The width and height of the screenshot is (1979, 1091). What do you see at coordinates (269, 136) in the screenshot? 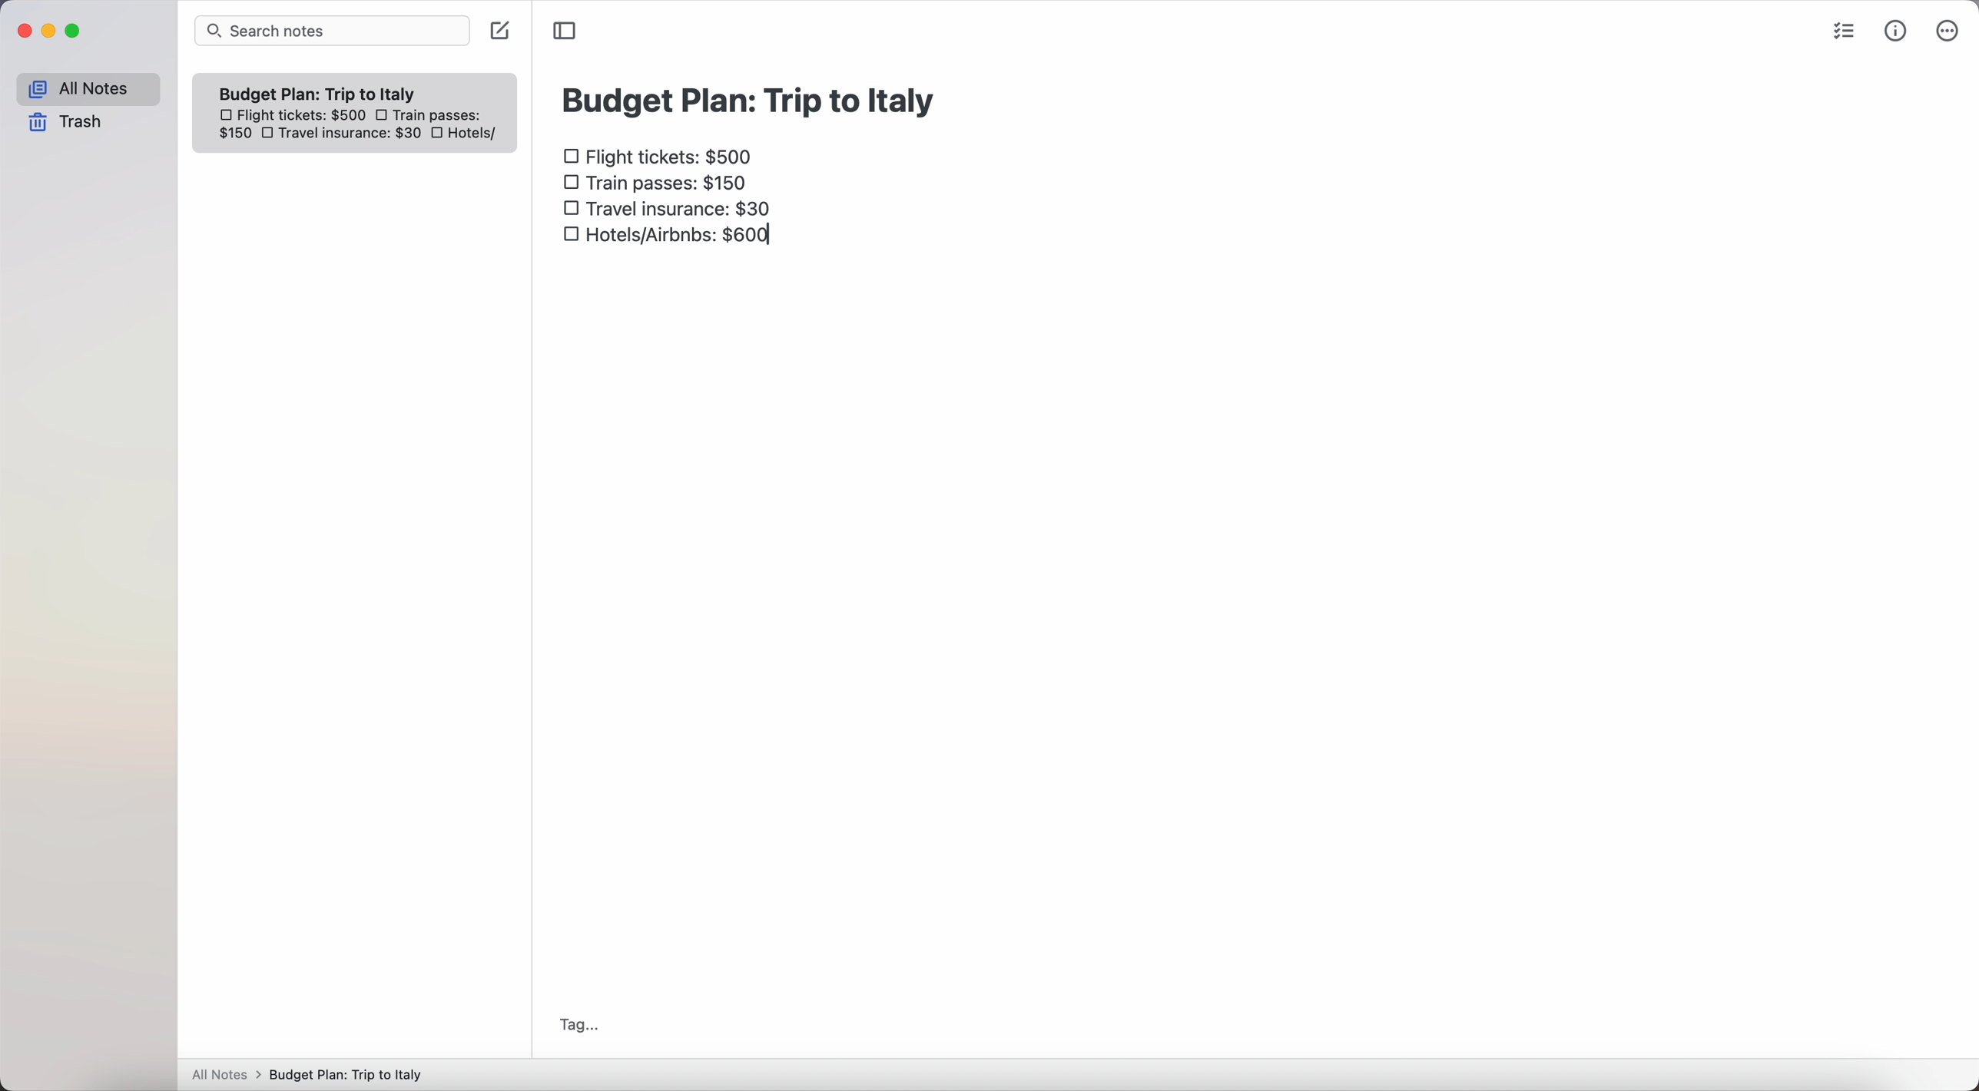
I see `checkbox` at bounding box center [269, 136].